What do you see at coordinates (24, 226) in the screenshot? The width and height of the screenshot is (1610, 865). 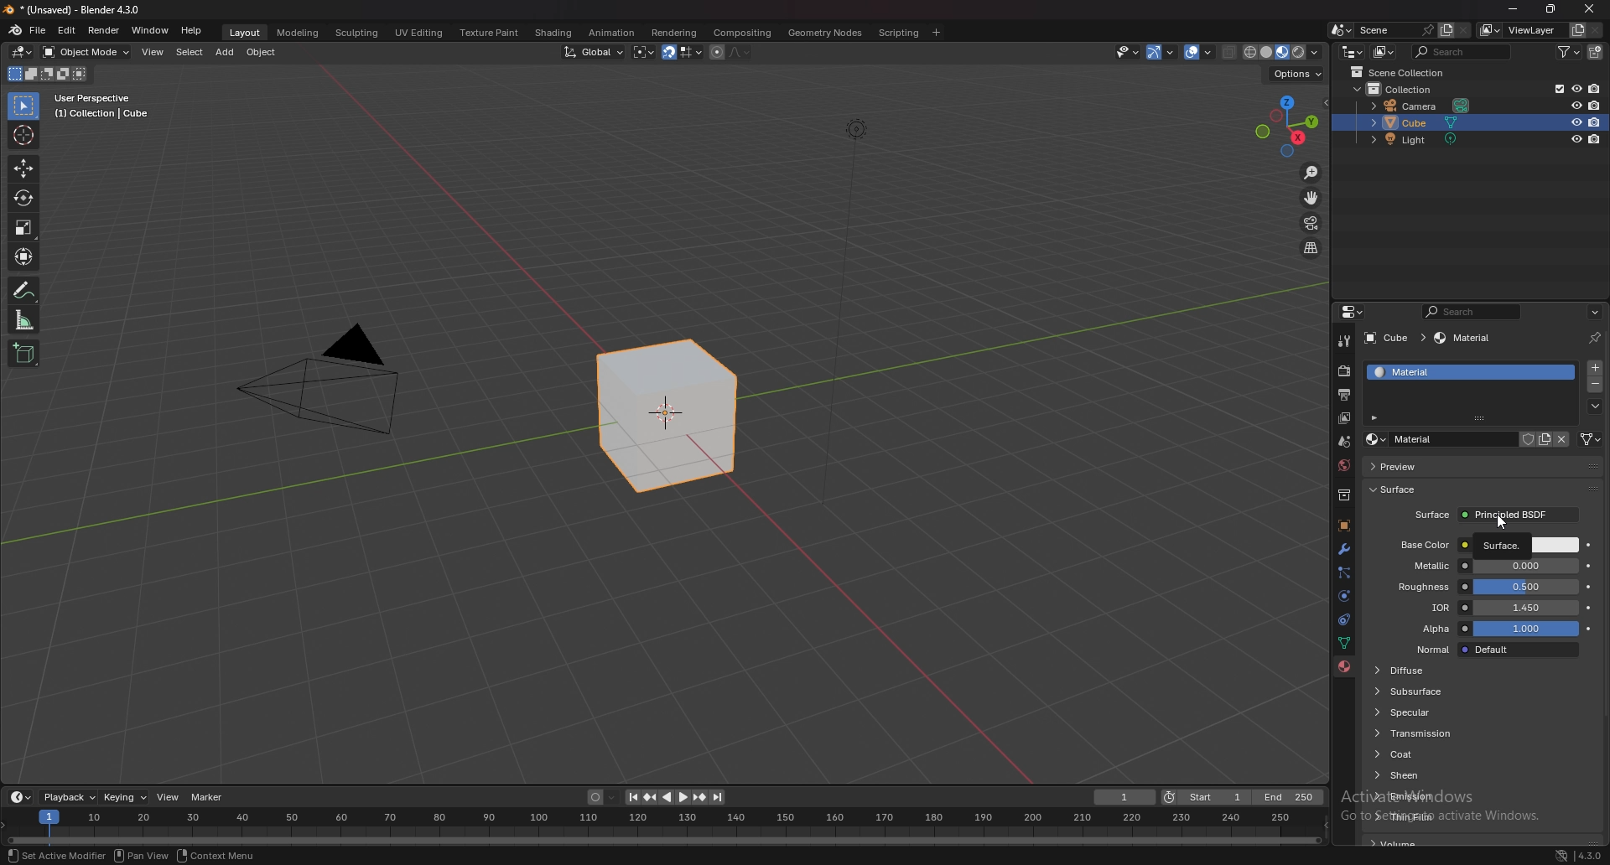 I see `scale` at bounding box center [24, 226].